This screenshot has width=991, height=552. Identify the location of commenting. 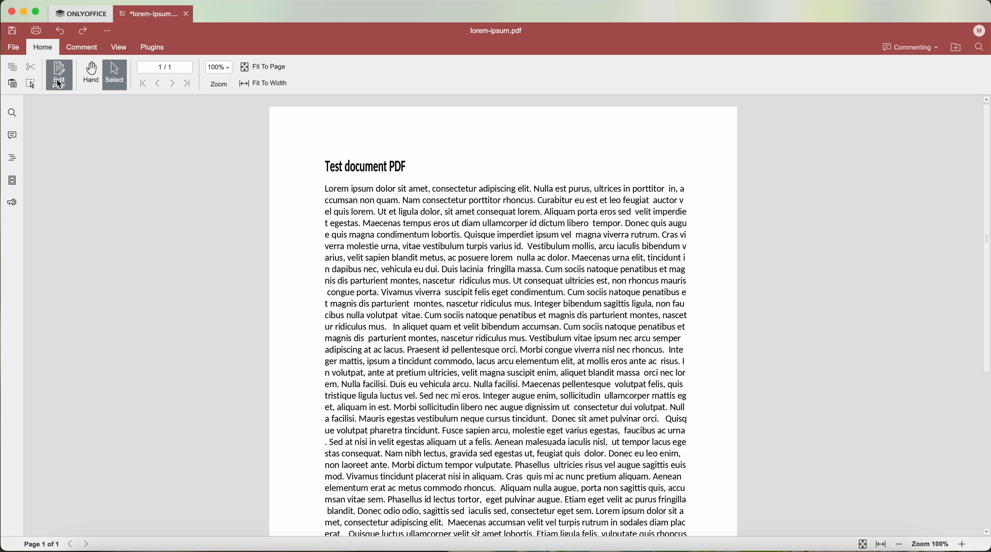
(907, 46).